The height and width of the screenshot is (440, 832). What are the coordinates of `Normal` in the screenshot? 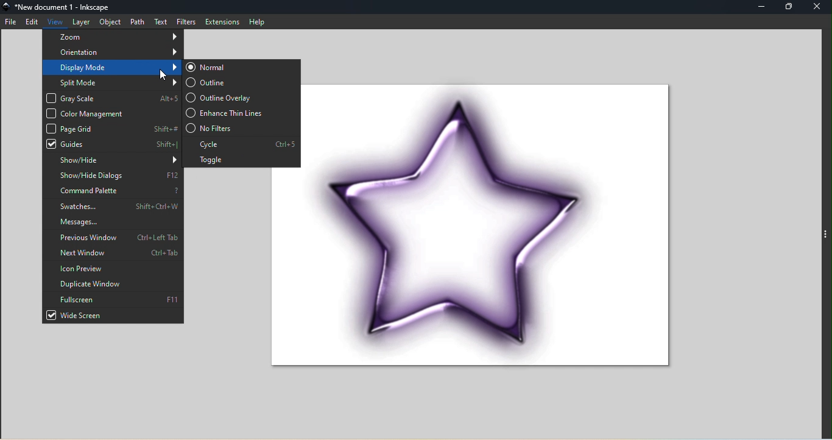 It's located at (242, 66).